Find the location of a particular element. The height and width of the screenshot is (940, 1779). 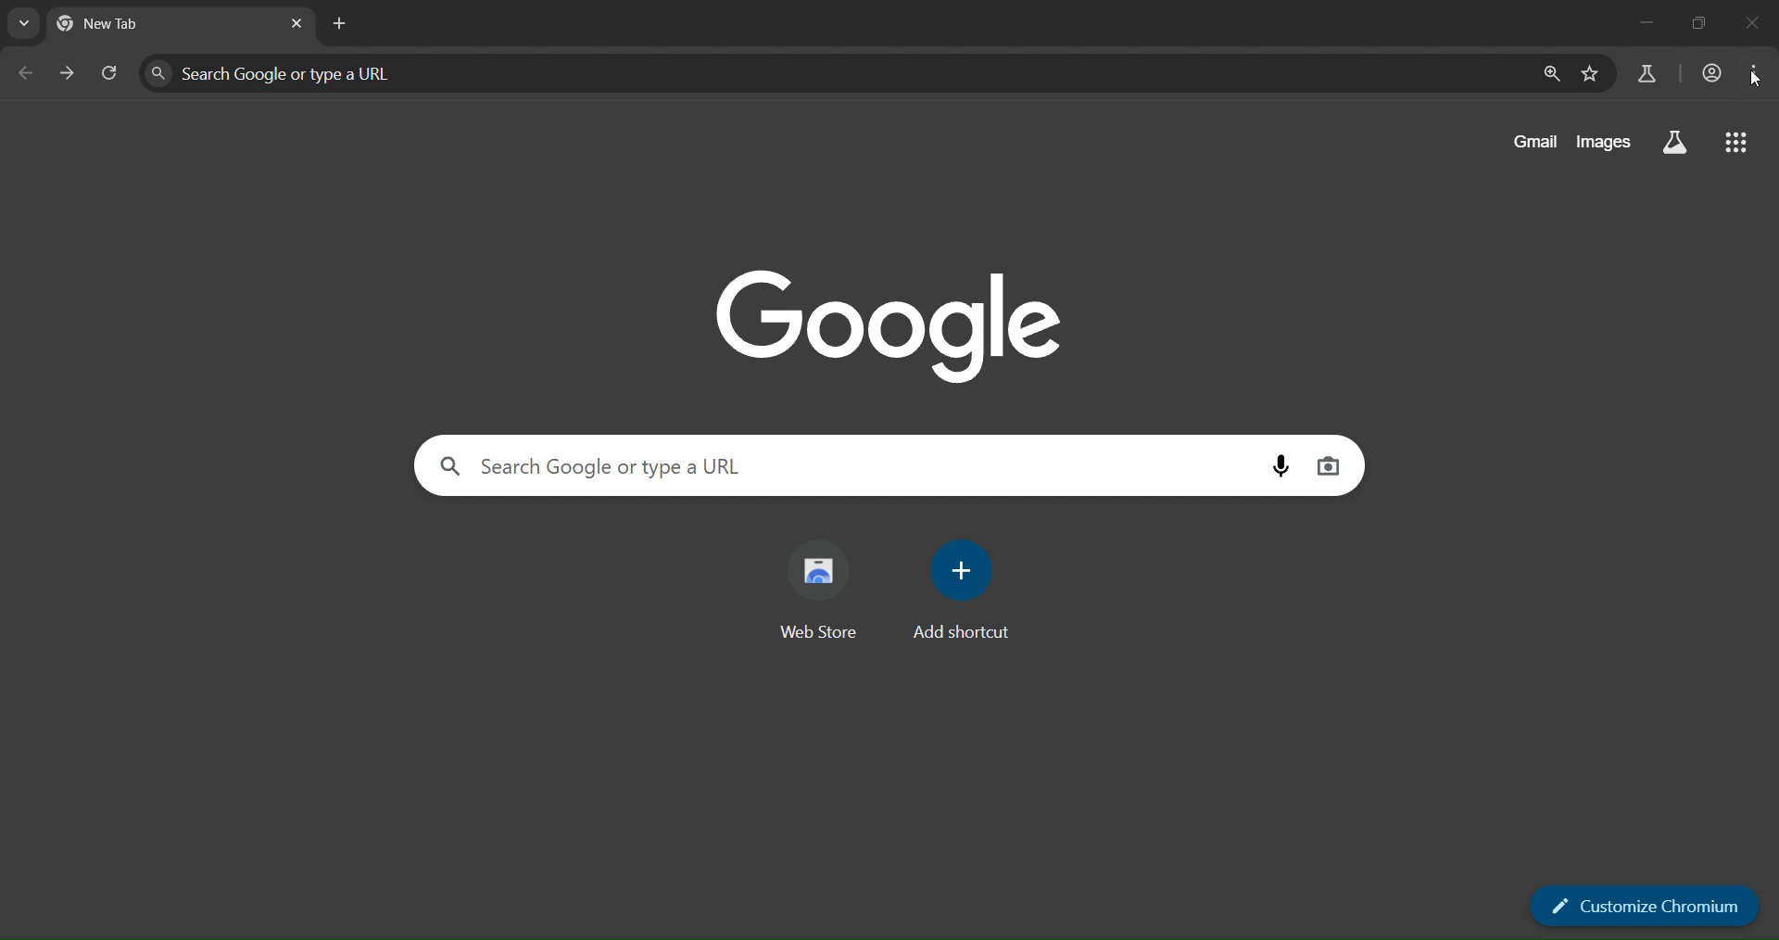

Google logo is located at coordinates (891, 320).